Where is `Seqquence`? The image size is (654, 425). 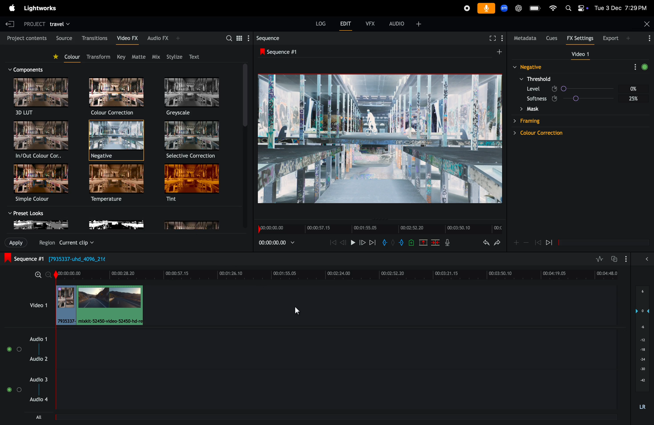
Seqquence is located at coordinates (275, 38).